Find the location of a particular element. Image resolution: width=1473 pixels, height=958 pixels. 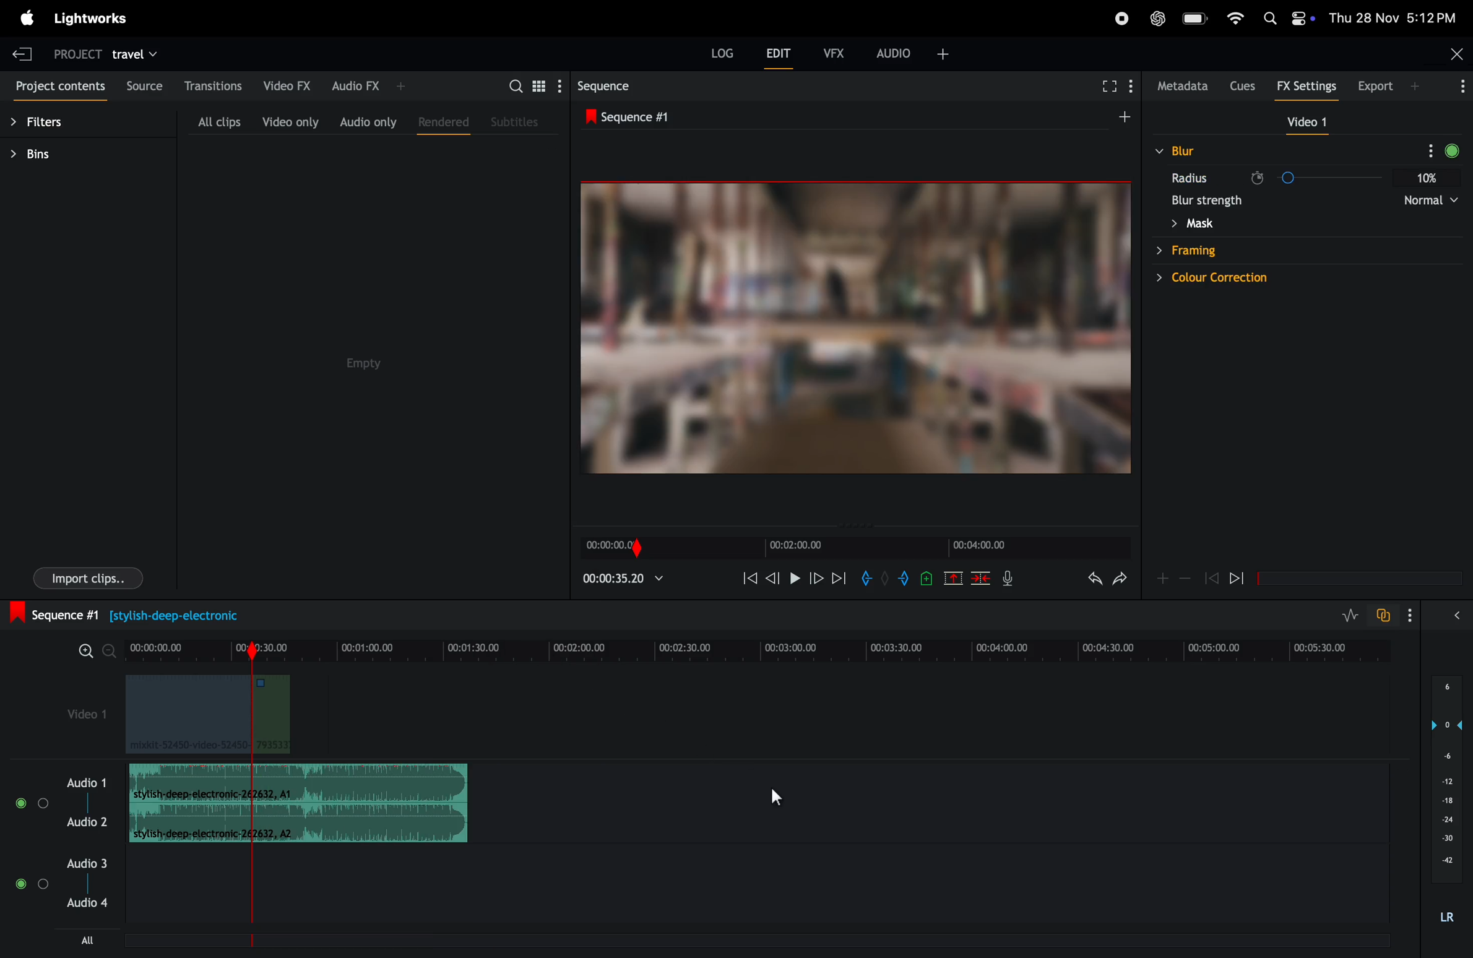

forward is located at coordinates (1243, 578).